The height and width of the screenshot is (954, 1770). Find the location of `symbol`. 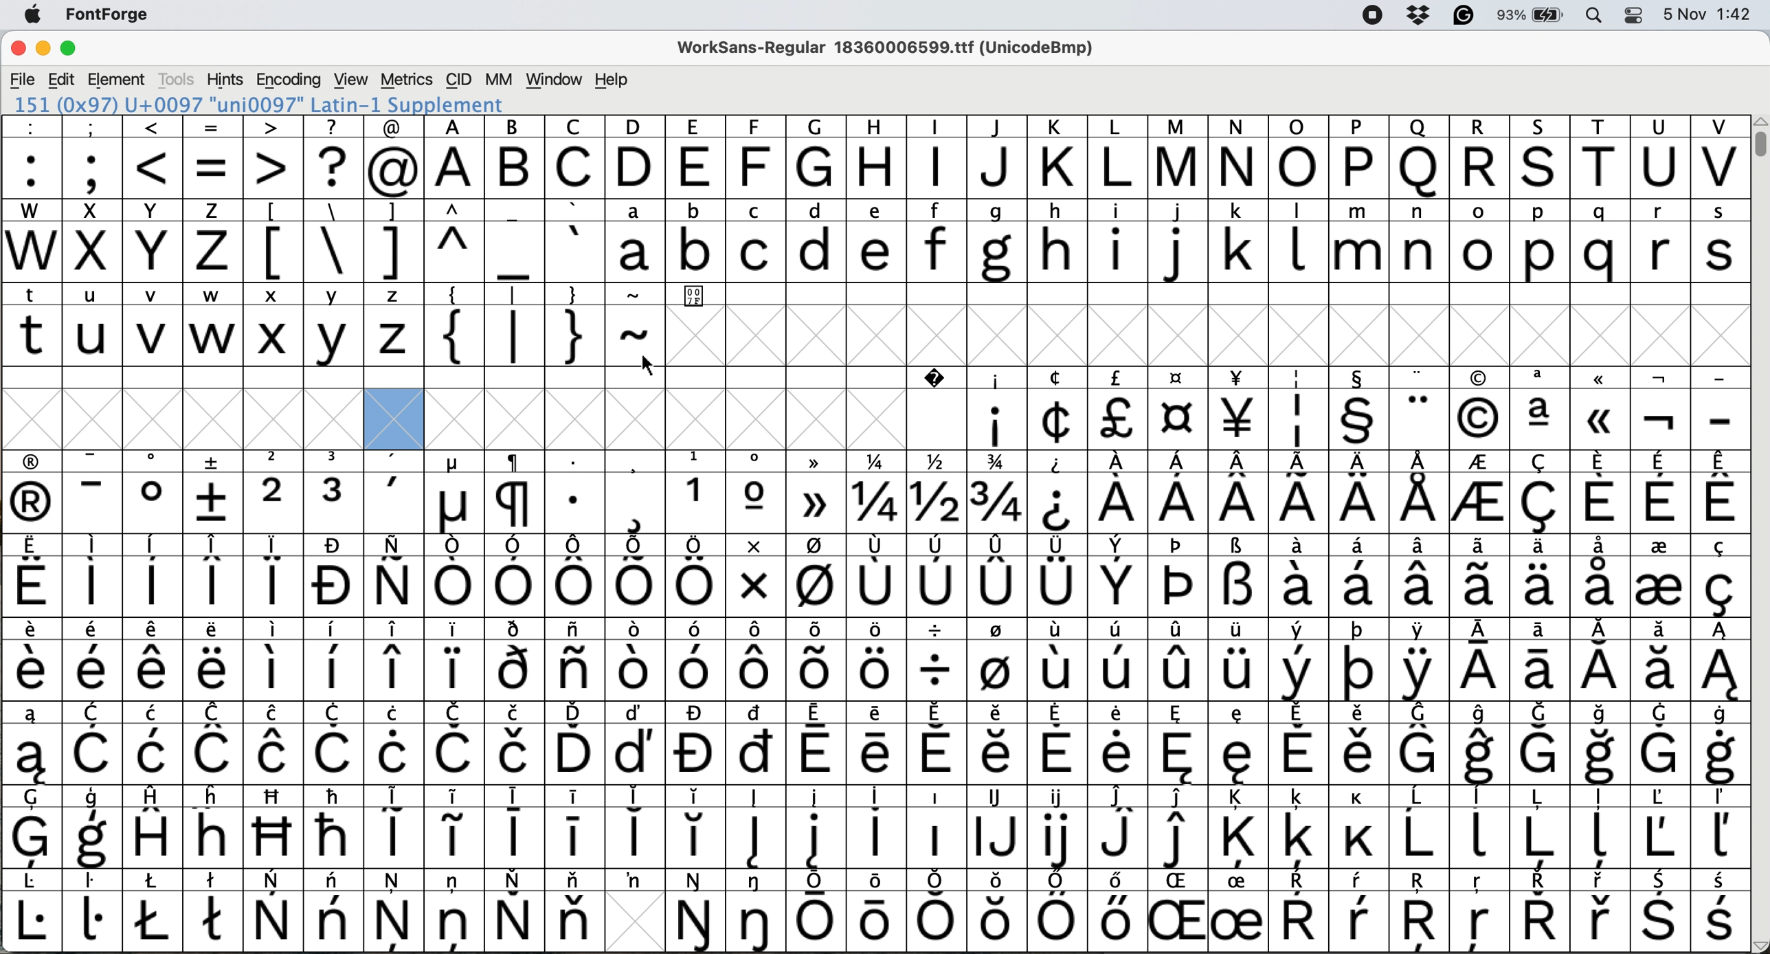

symbol is located at coordinates (1662, 410).